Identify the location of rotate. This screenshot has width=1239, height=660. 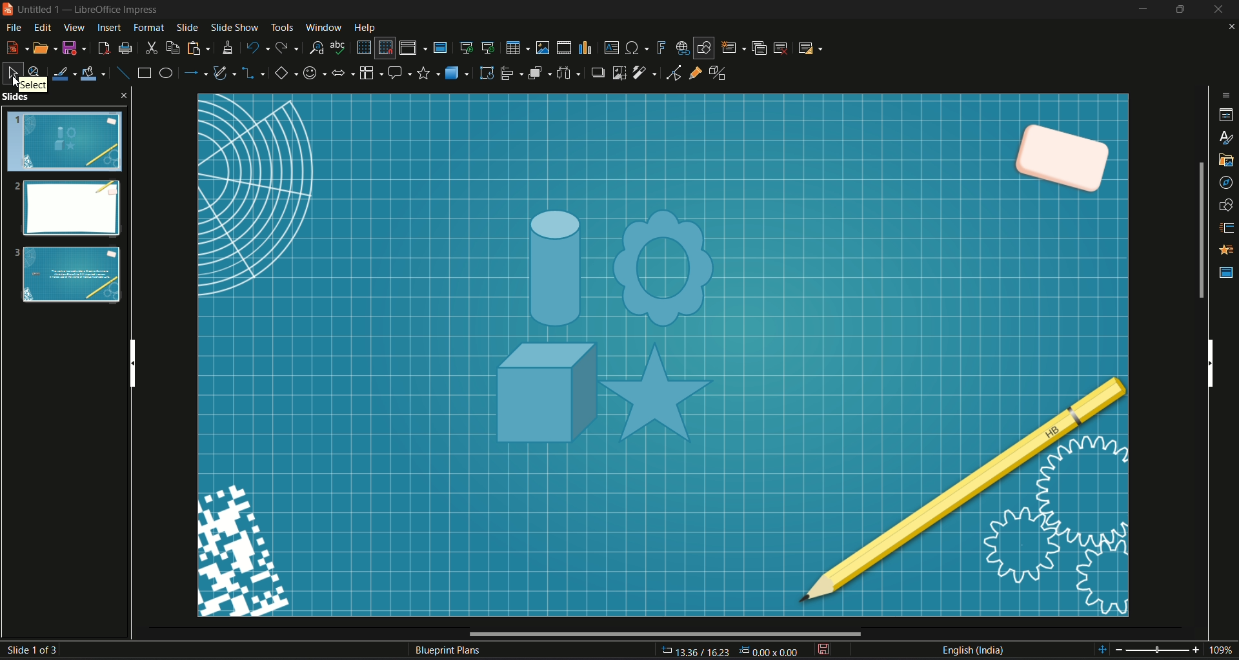
(487, 73).